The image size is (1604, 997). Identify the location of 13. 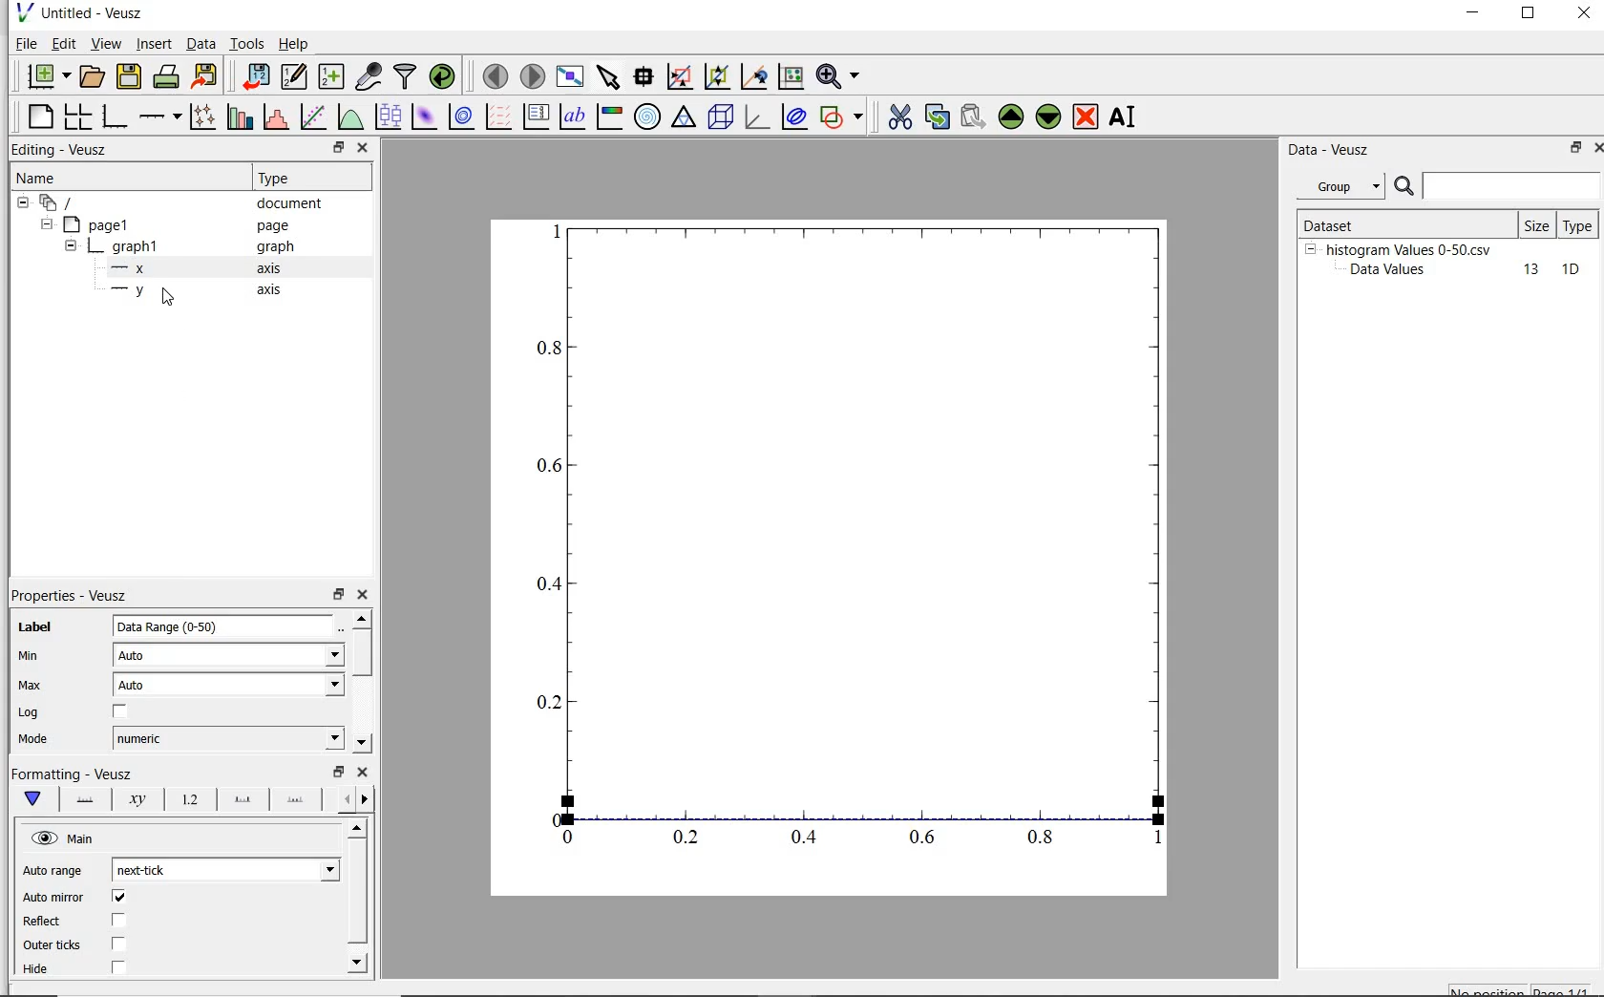
(1523, 270).